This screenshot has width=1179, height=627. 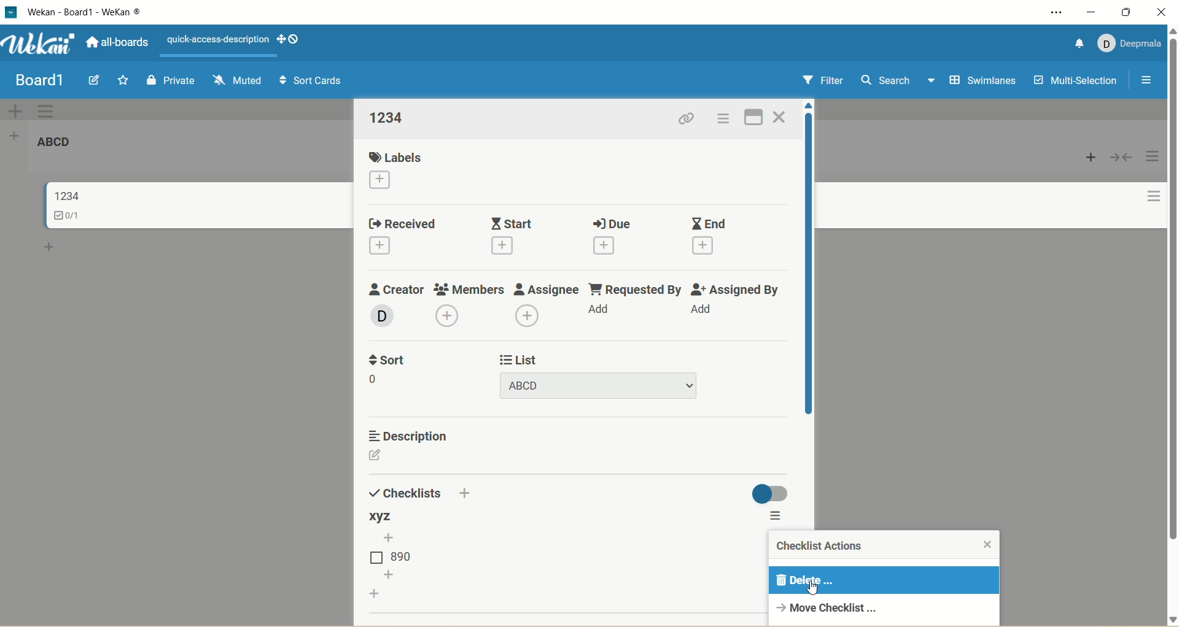 I want to click on add card, so click(x=1084, y=158).